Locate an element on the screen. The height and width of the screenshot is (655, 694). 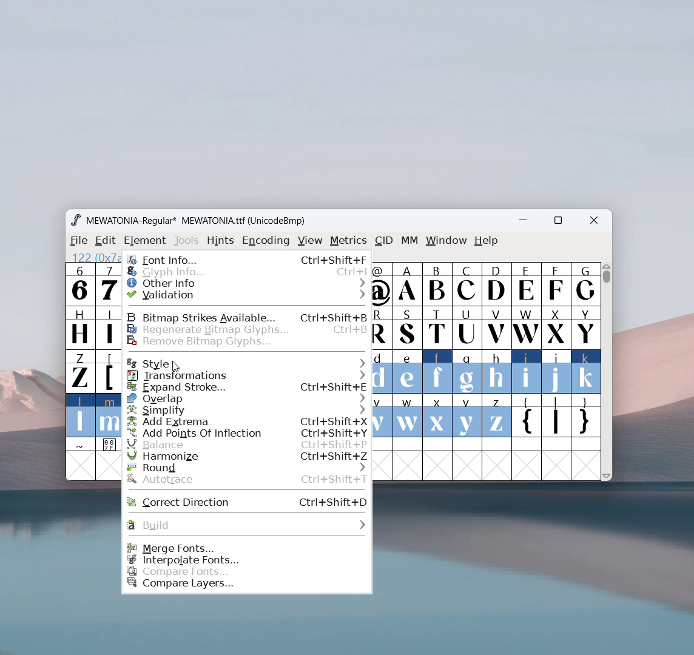
H is located at coordinates (79, 326).